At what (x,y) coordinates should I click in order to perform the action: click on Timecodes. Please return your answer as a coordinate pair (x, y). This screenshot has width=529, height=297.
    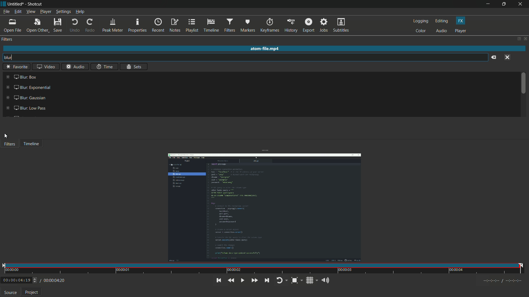
    Looking at the image, I should click on (500, 282).